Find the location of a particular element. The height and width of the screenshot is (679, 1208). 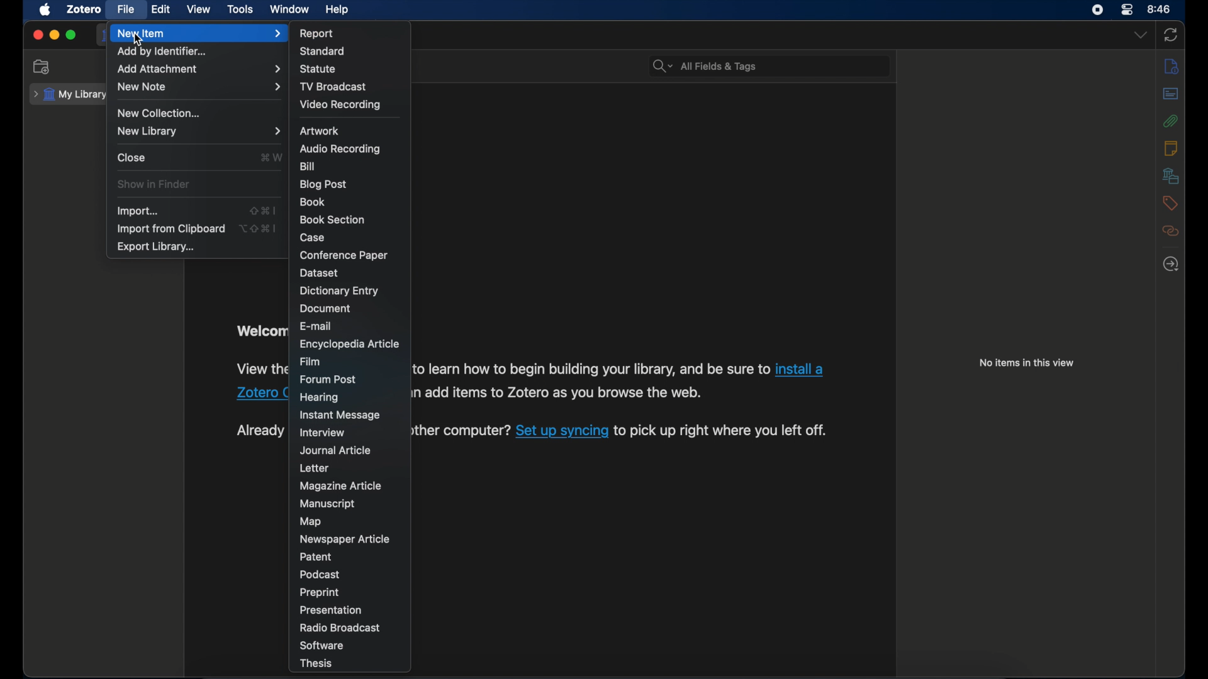

interview is located at coordinates (323, 433).